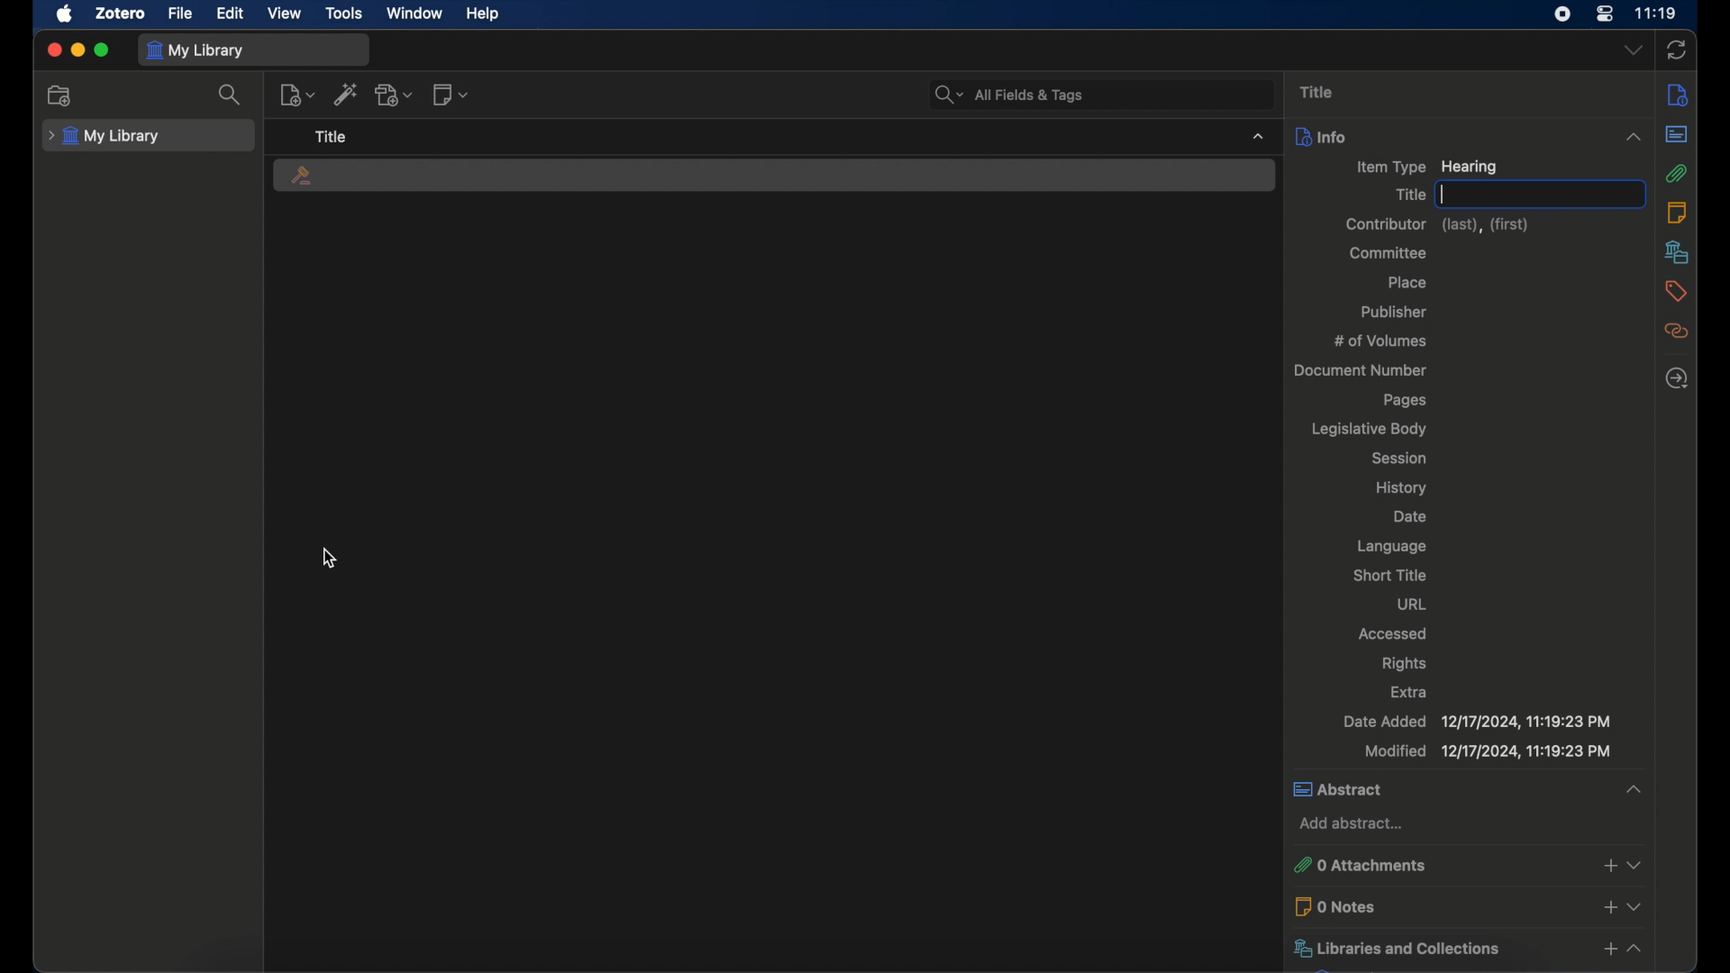 This screenshot has width=1730, height=973. Describe the element at coordinates (395, 95) in the screenshot. I see `add attachment` at that location.